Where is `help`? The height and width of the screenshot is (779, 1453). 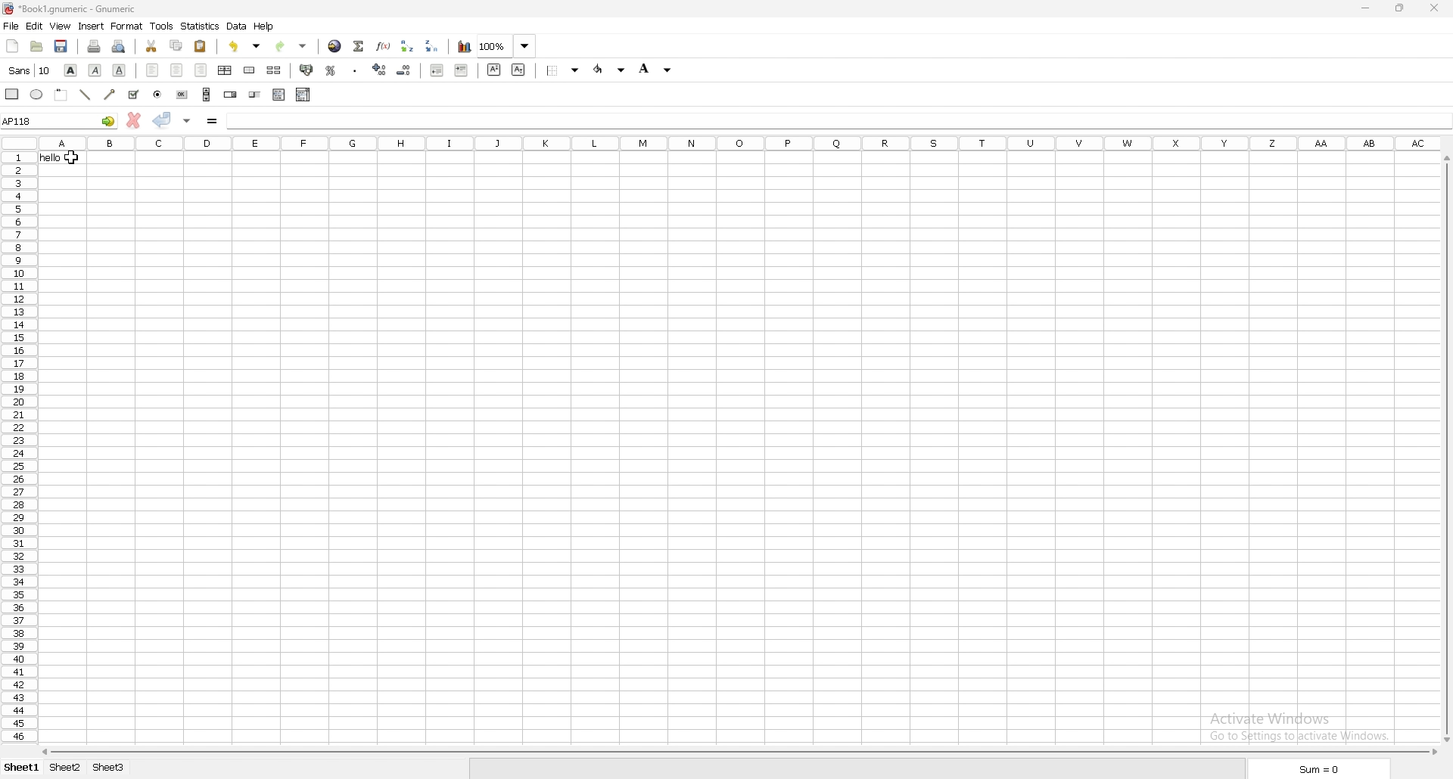 help is located at coordinates (265, 26).